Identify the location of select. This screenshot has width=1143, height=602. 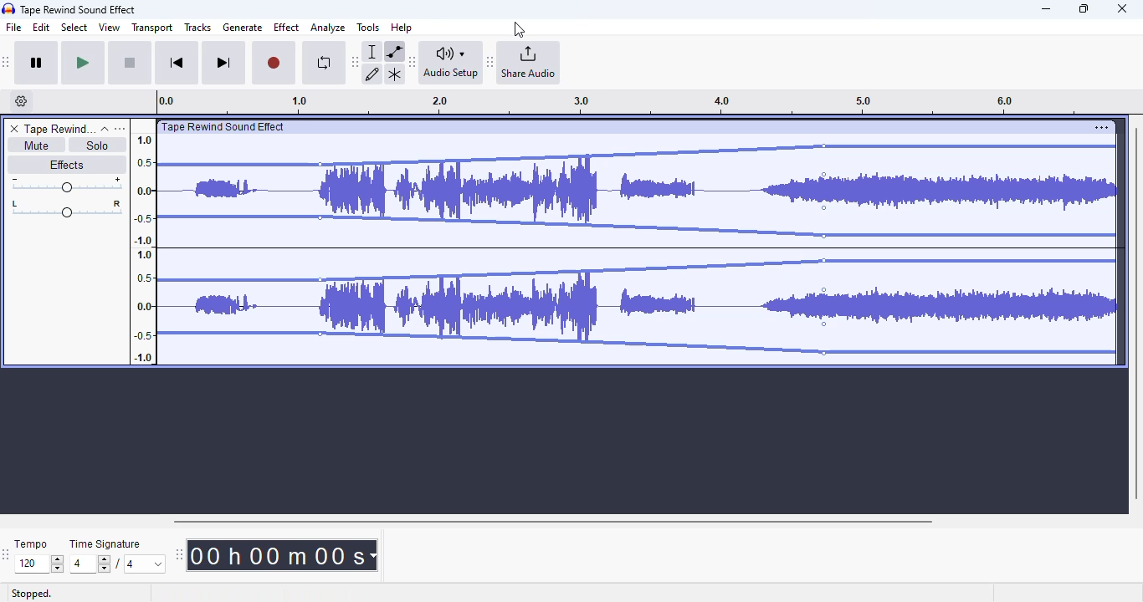
(74, 27).